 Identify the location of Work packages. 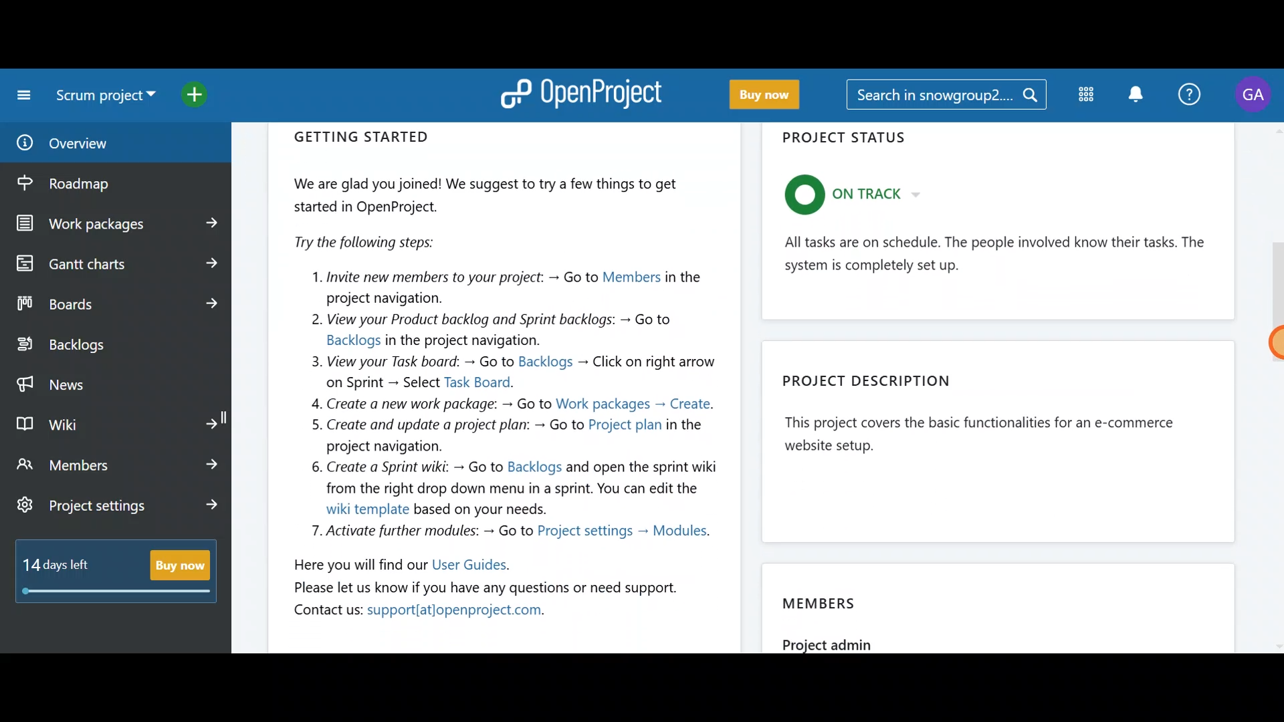
(118, 224).